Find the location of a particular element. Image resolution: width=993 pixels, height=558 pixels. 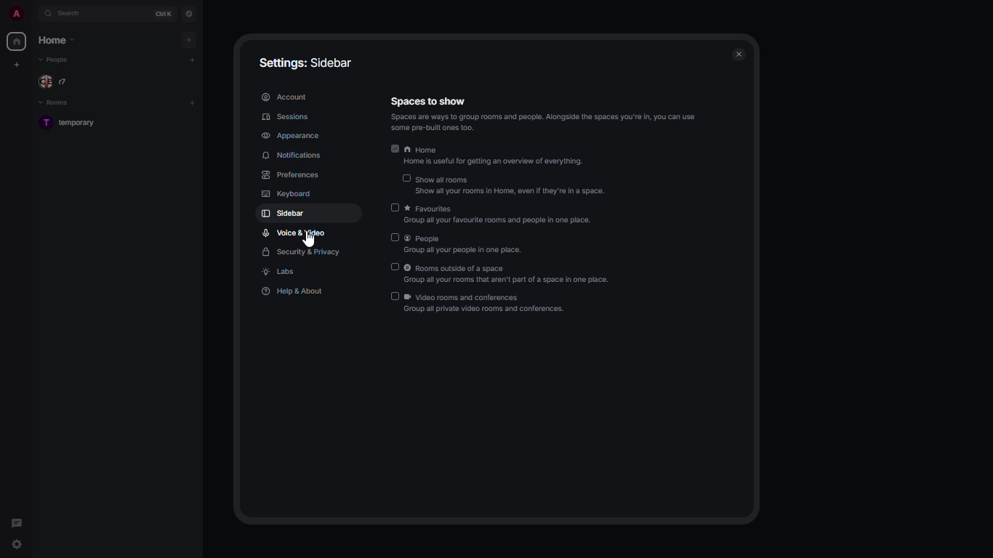

home is located at coordinates (17, 40).